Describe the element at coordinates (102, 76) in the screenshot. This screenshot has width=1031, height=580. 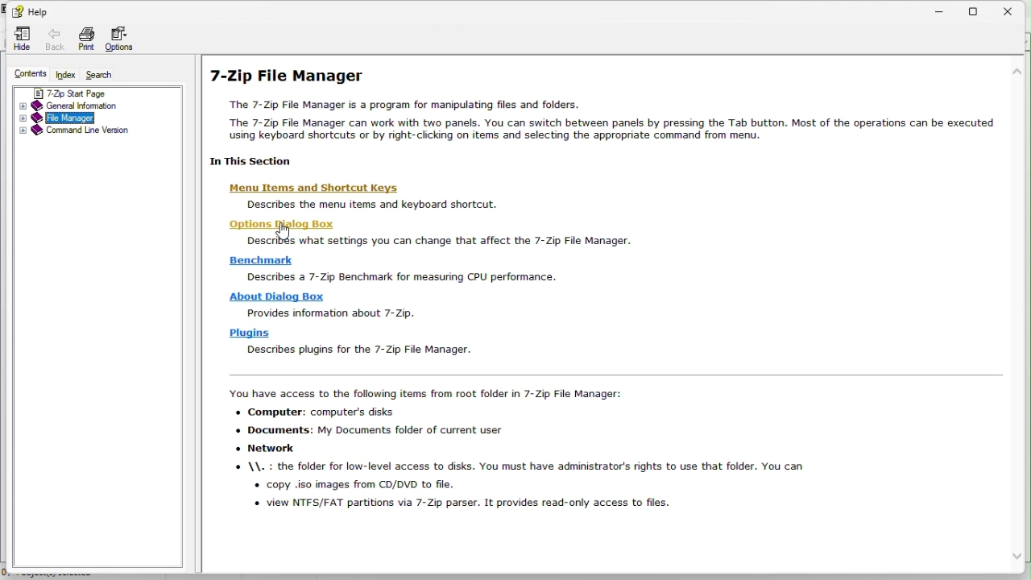
I see `Search` at that location.